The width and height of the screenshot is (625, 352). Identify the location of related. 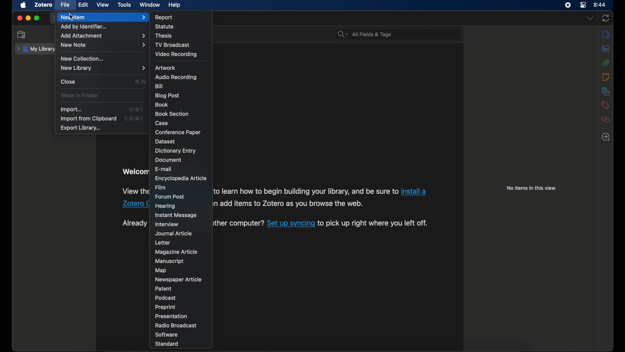
(606, 120).